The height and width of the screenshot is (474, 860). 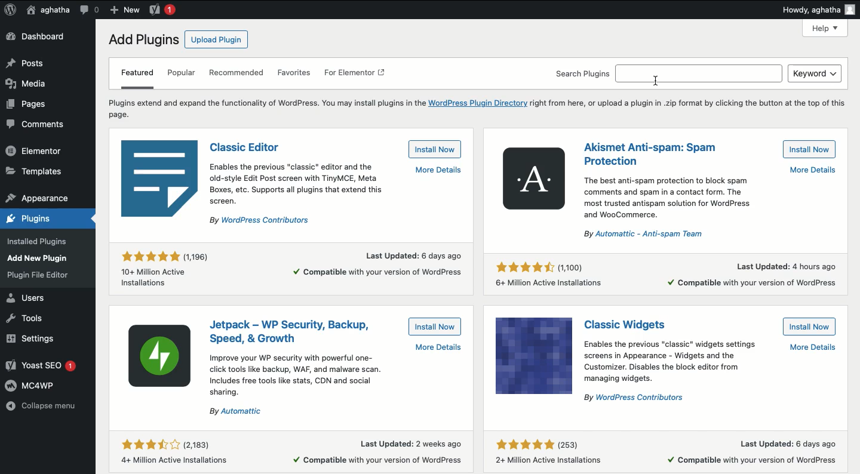 I want to click on Popular, so click(x=182, y=74).